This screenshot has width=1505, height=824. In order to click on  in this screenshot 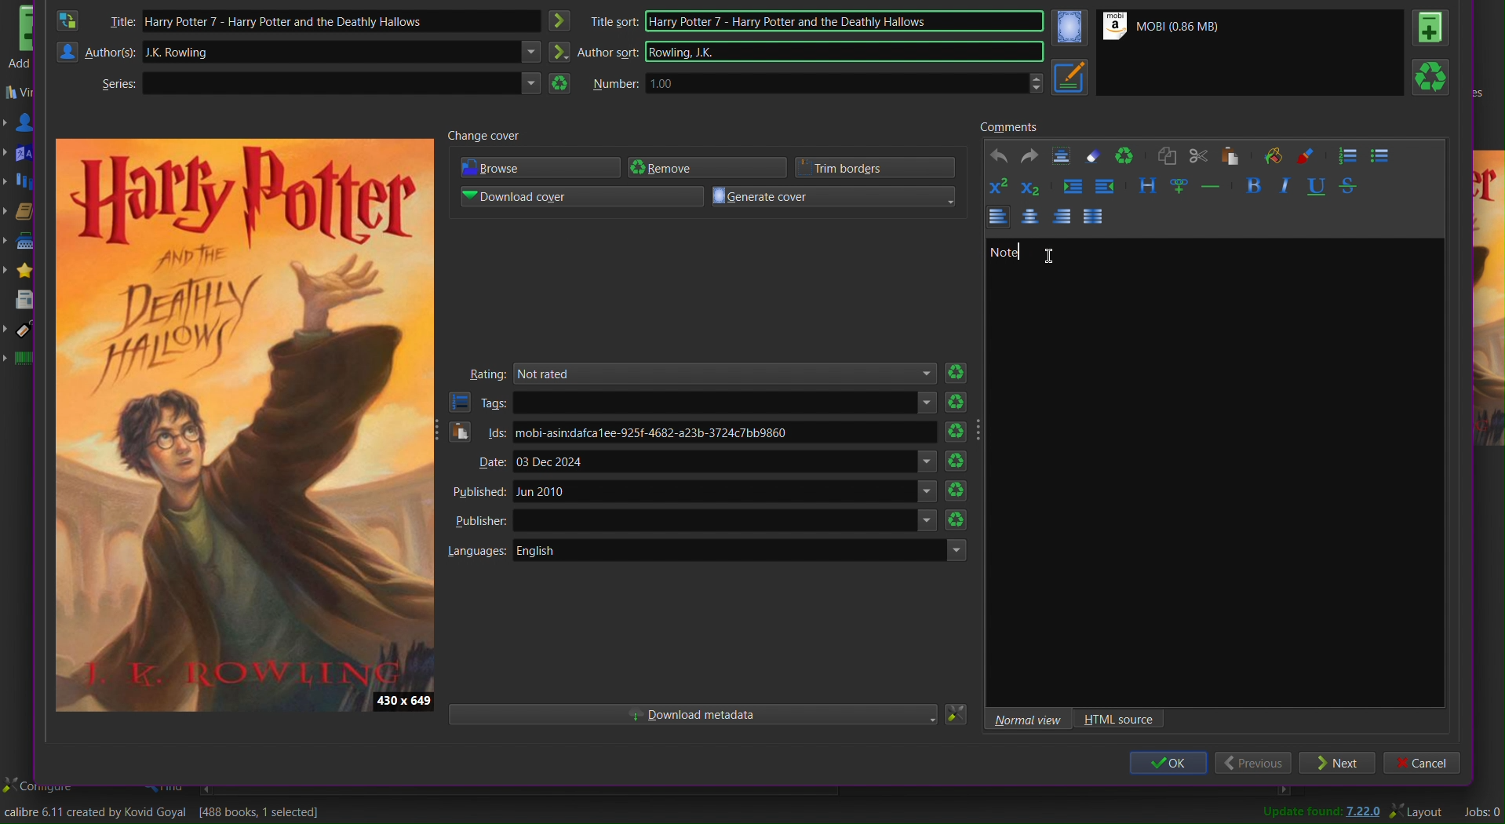, I will do `click(728, 521)`.